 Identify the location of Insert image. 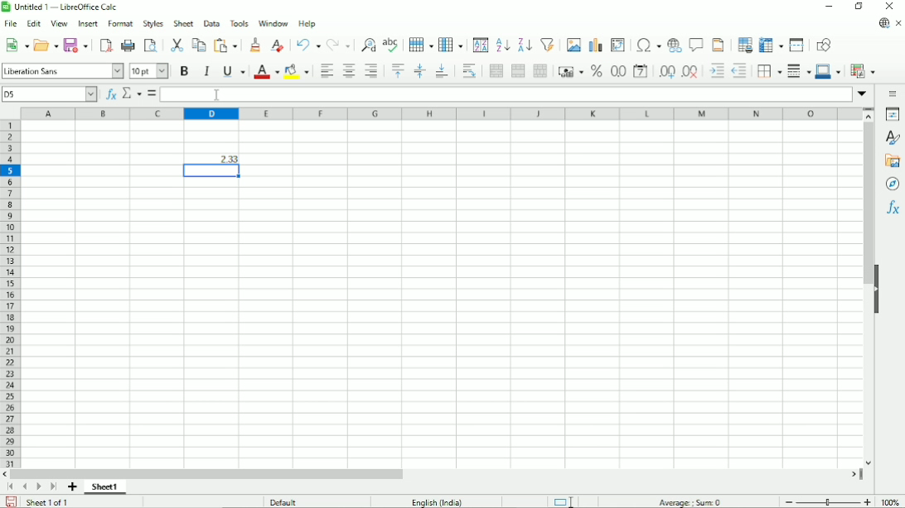
(573, 44).